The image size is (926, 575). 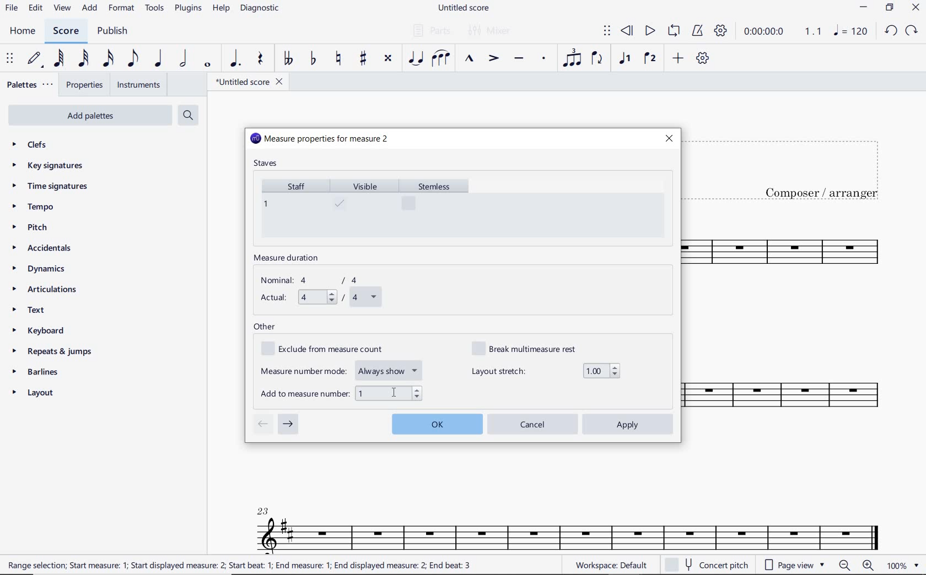 I want to click on SLUR, so click(x=441, y=59).